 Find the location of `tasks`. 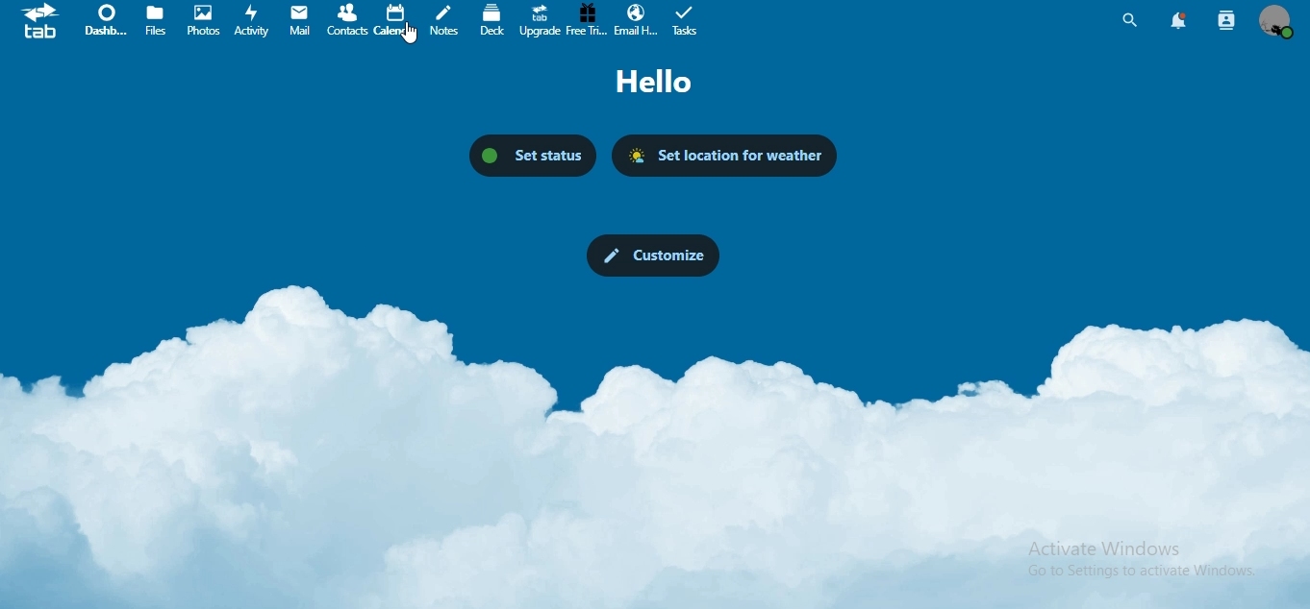

tasks is located at coordinates (689, 21).